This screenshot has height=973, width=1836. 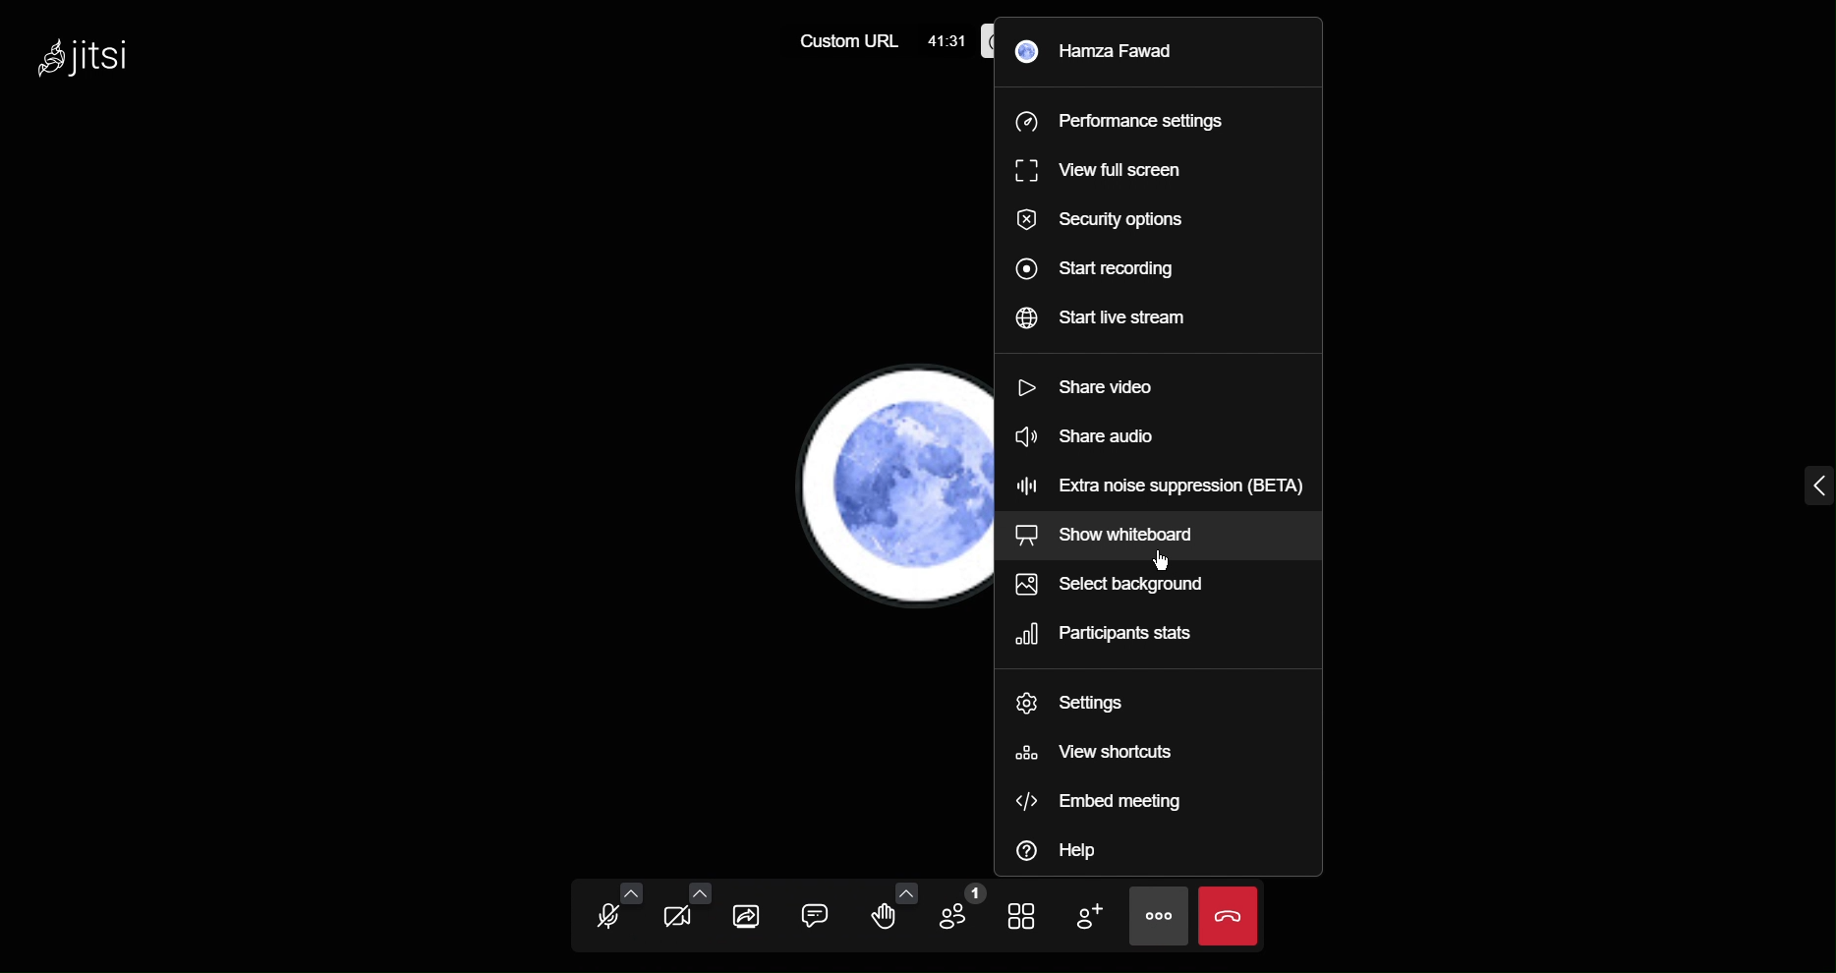 I want to click on View full screen, so click(x=1092, y=167).